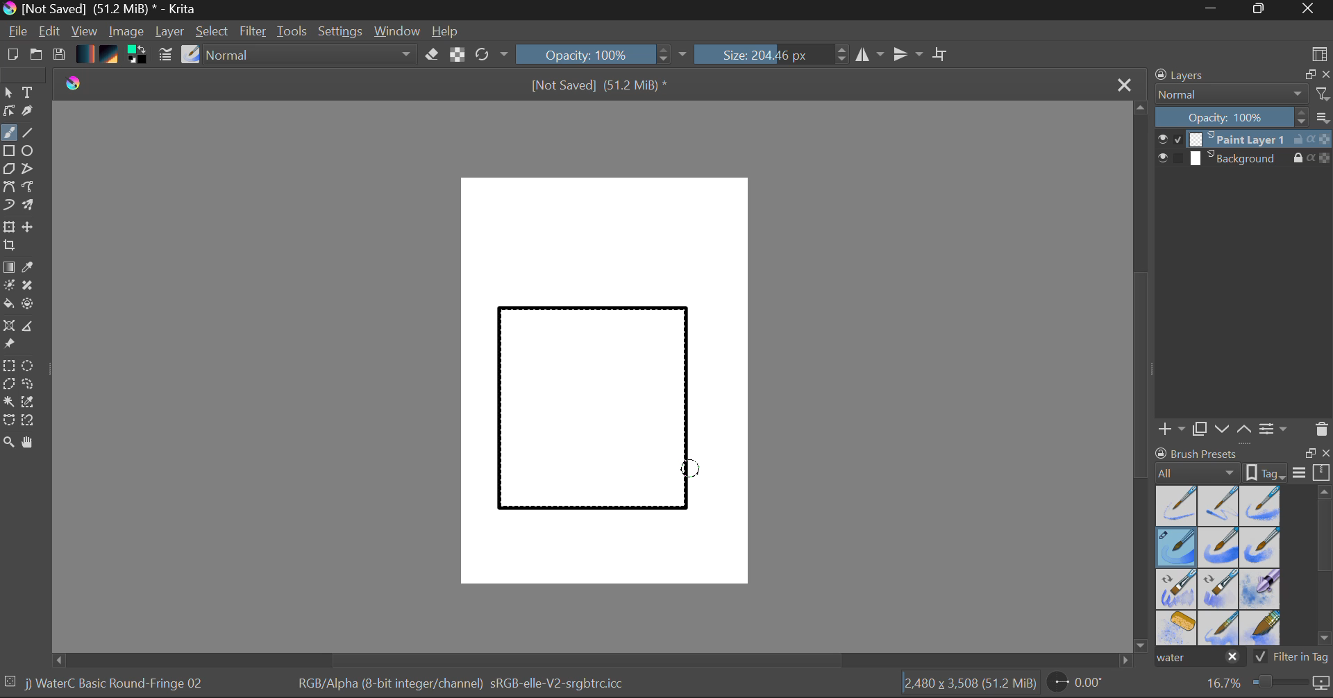  Describe the element at coordinates (8, 306) in the screenshot. I see `Fill` at that location.